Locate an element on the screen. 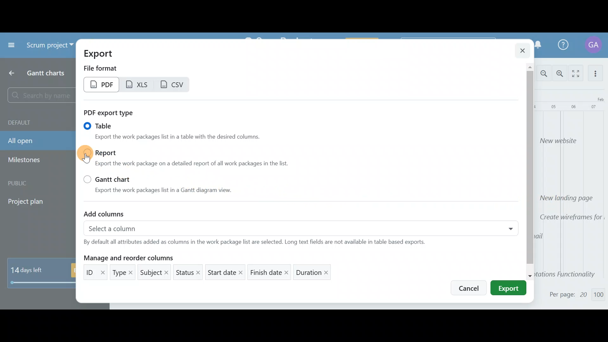  14 days left - Buy now is located at coordinates (42, 273).